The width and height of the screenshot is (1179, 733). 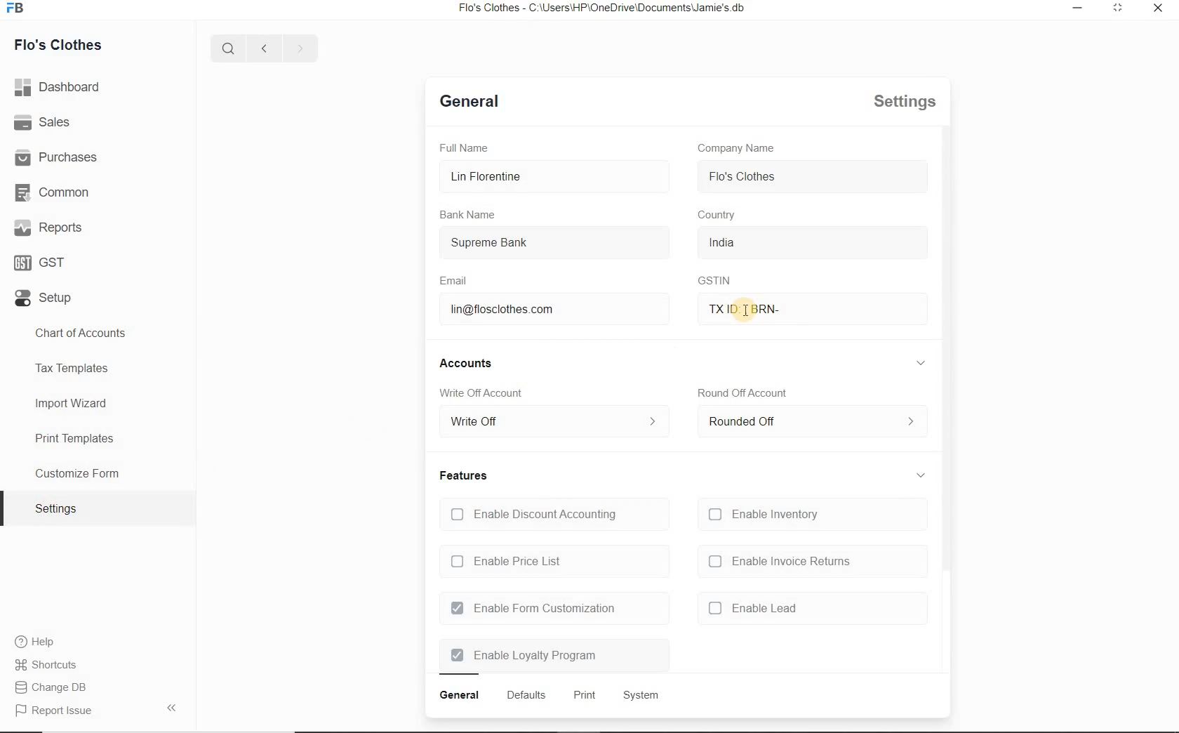 I want to click on icon, so click(x=20, y=12).